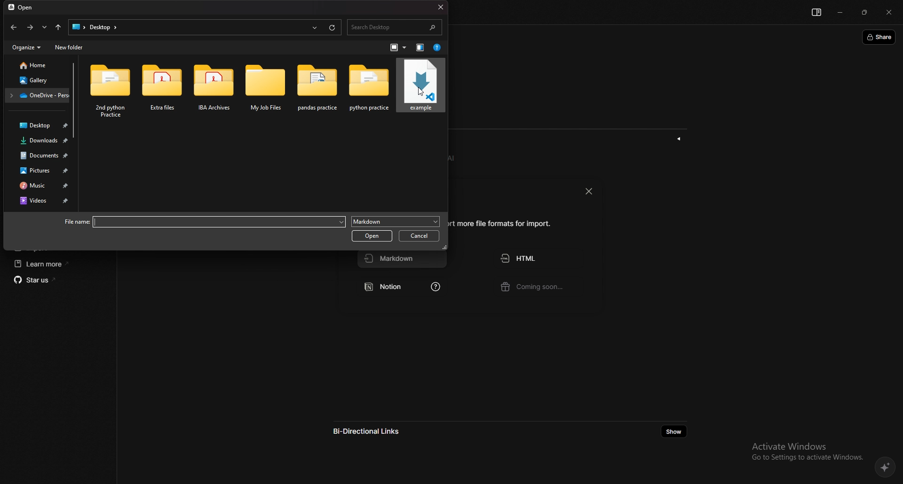 The height and width of the screenshot is (484, 903). What do you see at coordinates (77, 222) in the screenshot?
I see `file name` at bounding box center [77, 222].